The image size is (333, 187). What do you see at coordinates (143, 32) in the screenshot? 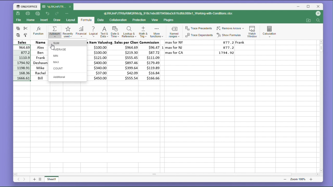
I see `maths & trig` at bounding box center [143, 32].